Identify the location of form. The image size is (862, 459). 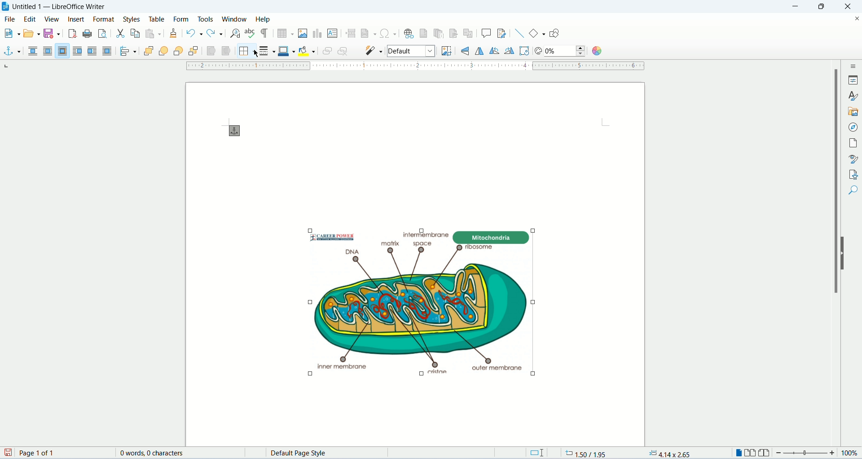
(183, 18).